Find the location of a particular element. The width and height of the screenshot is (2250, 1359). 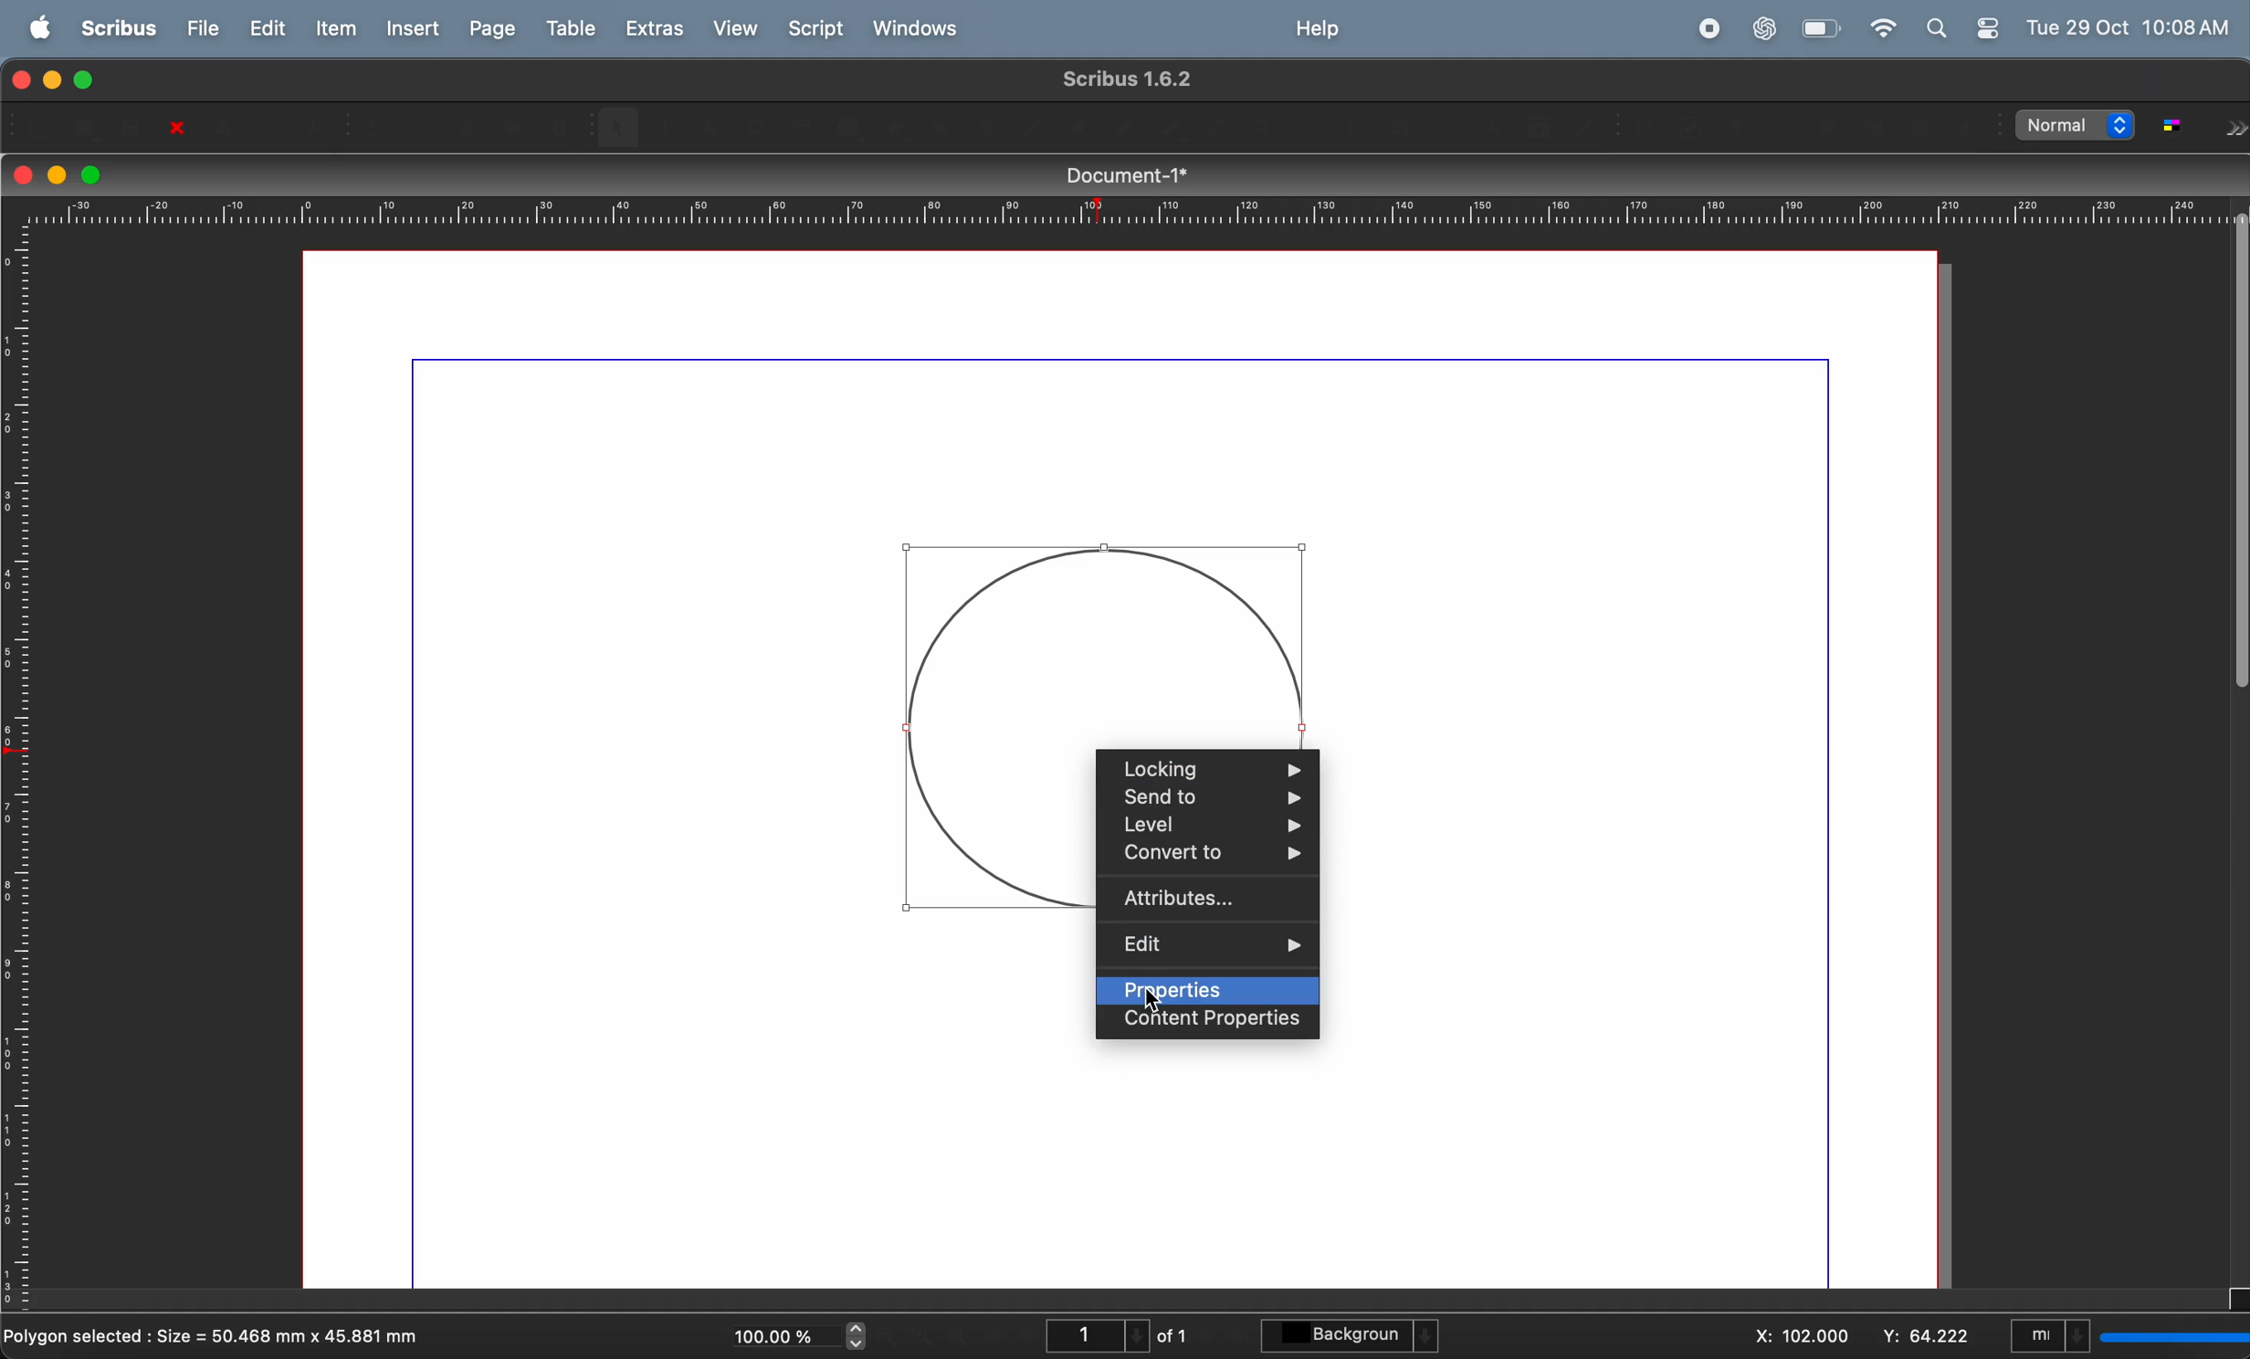

minimize is located at coordinates (49, 79).